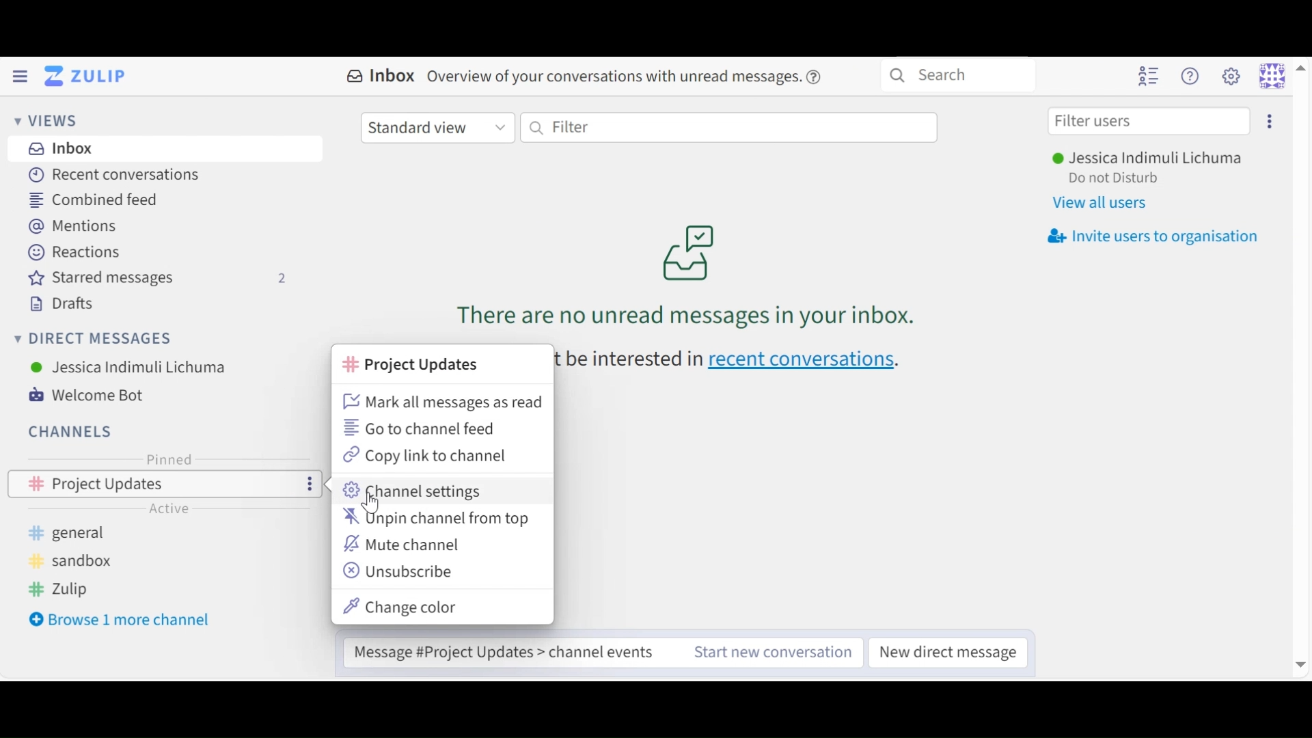  What do you see at coordinates (424, 428) in the screenshot?
I see `Go to channel feed` at bounding box center [424, 428].